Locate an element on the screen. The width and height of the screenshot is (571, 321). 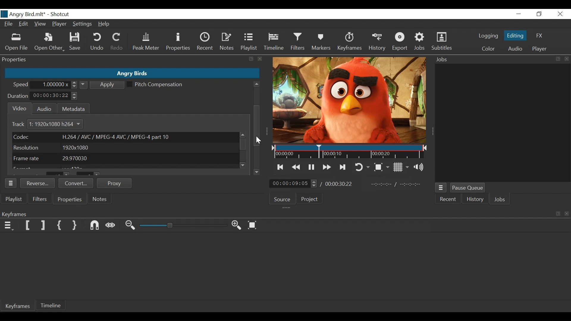
Toggle player looping is located at coordinates (363, 167).